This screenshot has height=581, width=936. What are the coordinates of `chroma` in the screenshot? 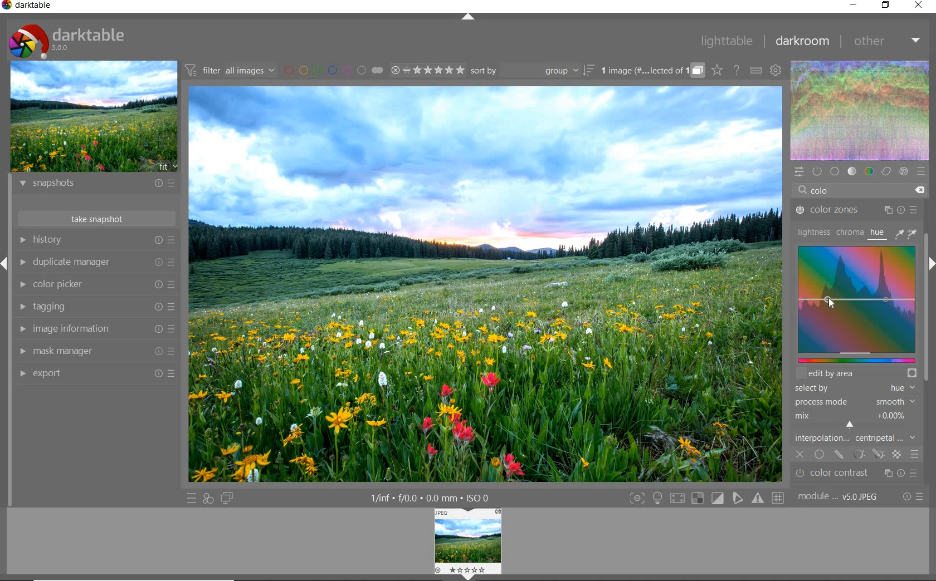 It's located at (850, 232).